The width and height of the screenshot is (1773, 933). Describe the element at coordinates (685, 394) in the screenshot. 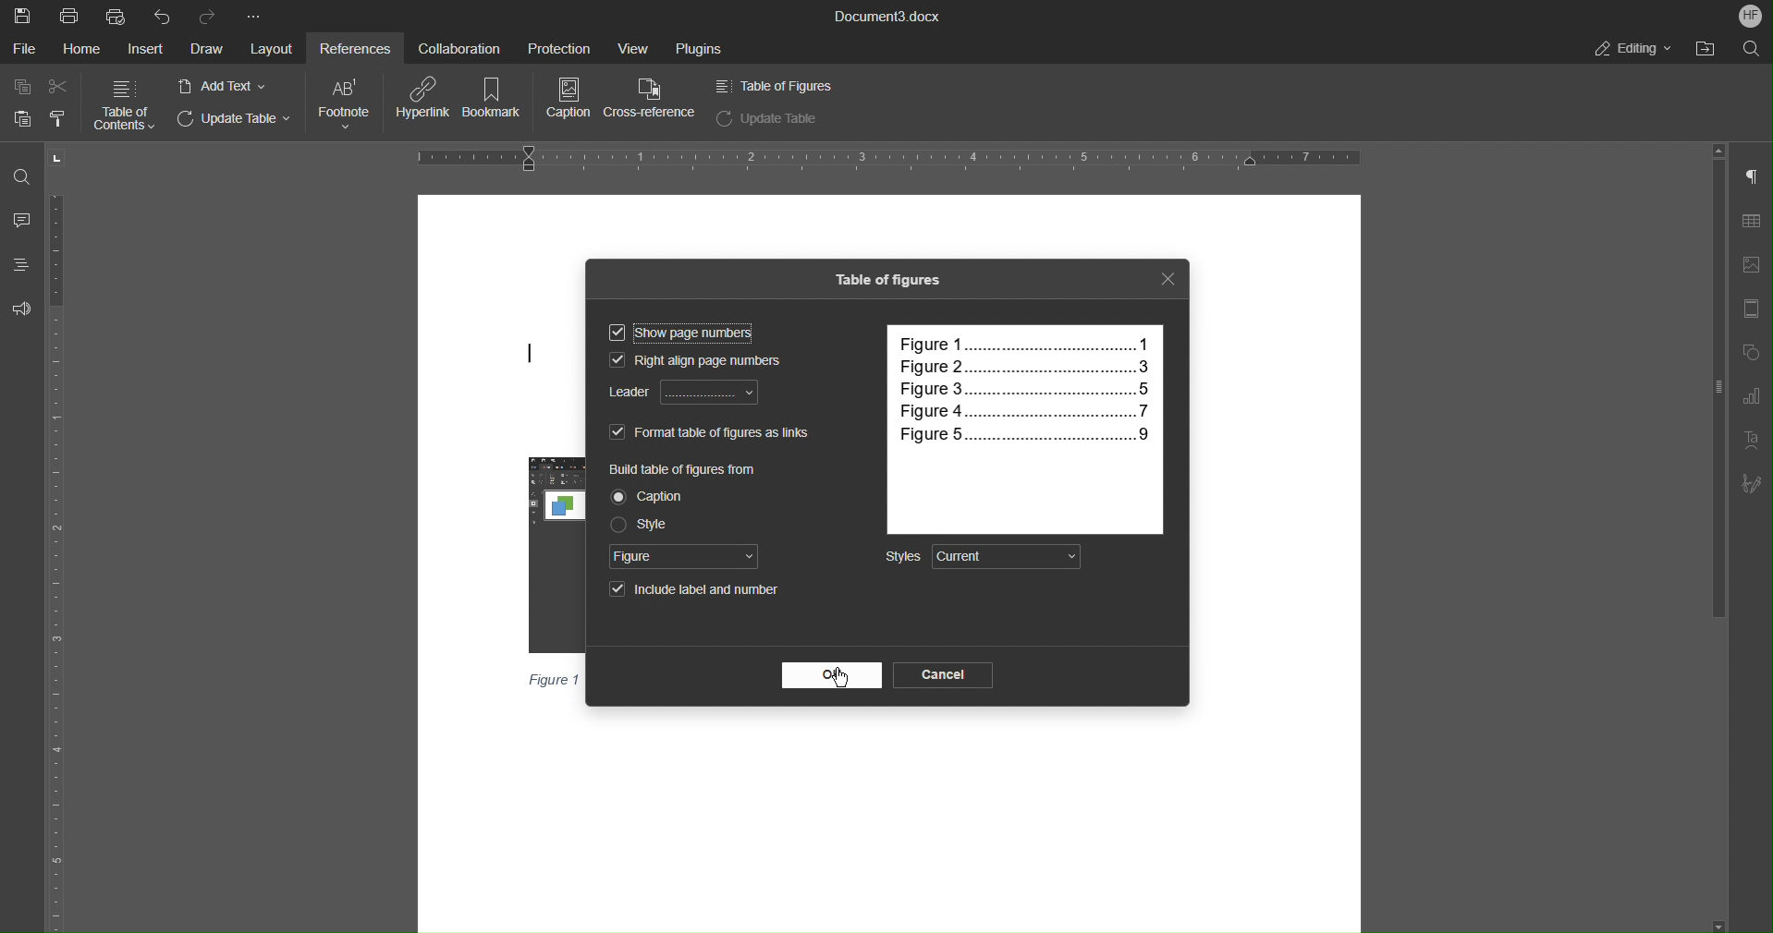

I see `Leader` at that location.